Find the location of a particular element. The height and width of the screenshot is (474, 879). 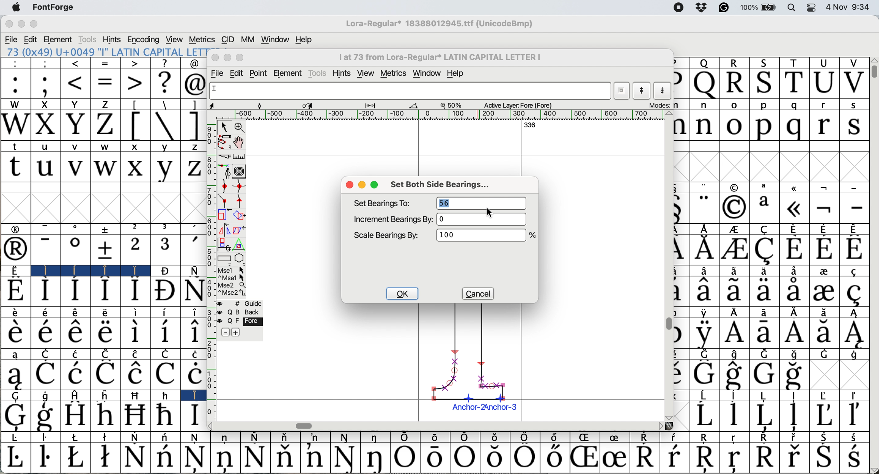

Symbol is located at coordinates (163, 291).